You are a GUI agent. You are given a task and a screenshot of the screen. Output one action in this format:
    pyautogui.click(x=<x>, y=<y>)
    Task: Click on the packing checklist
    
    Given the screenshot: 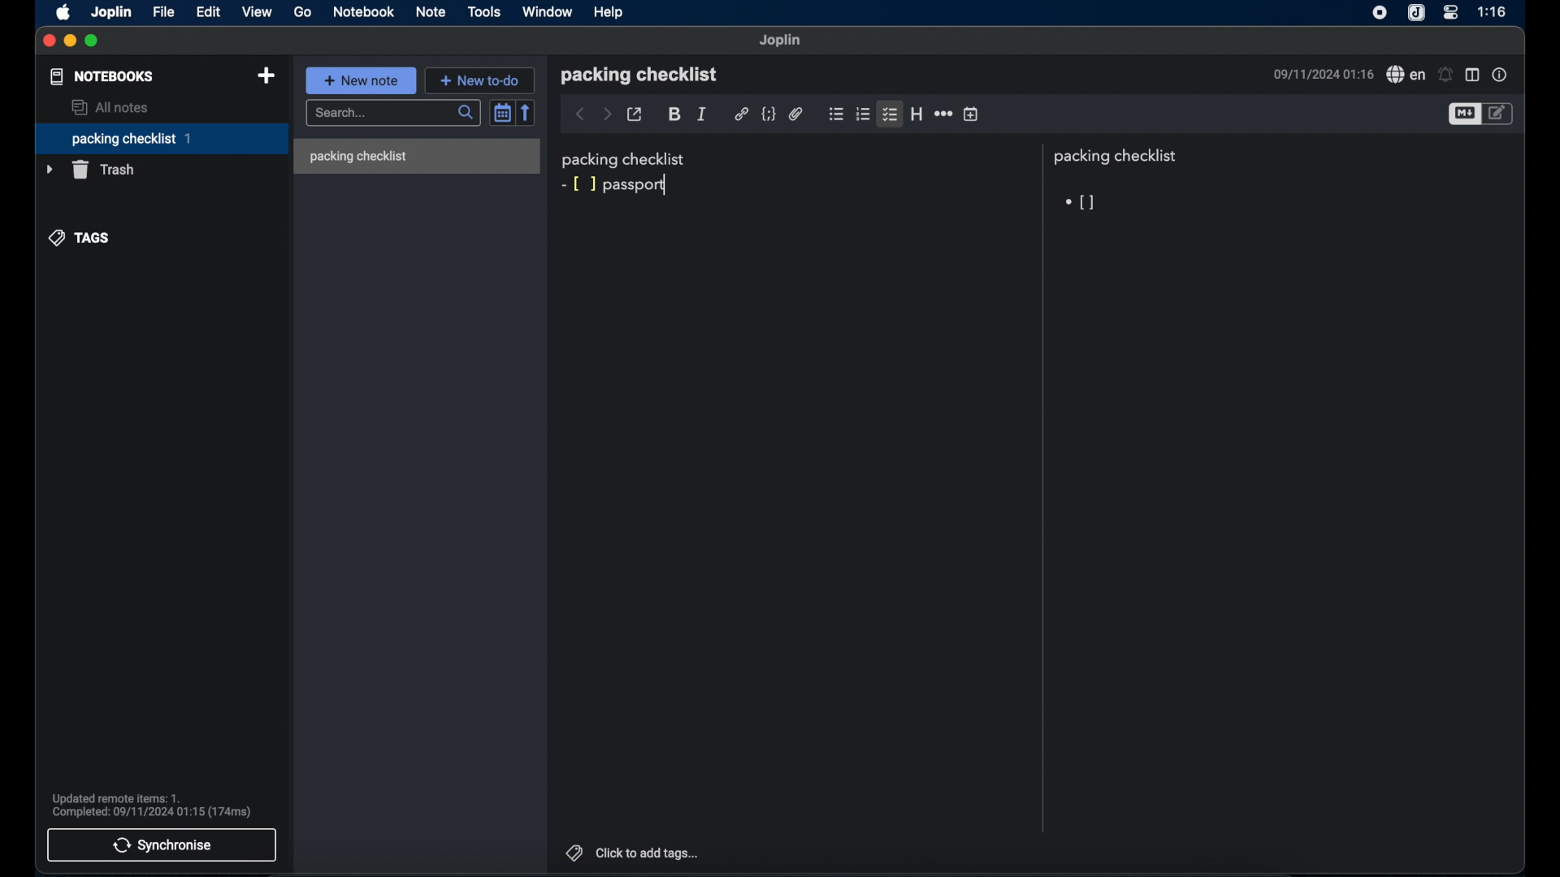 What is the action you would take?
    pyautogui.click(x=639, y=75)
    